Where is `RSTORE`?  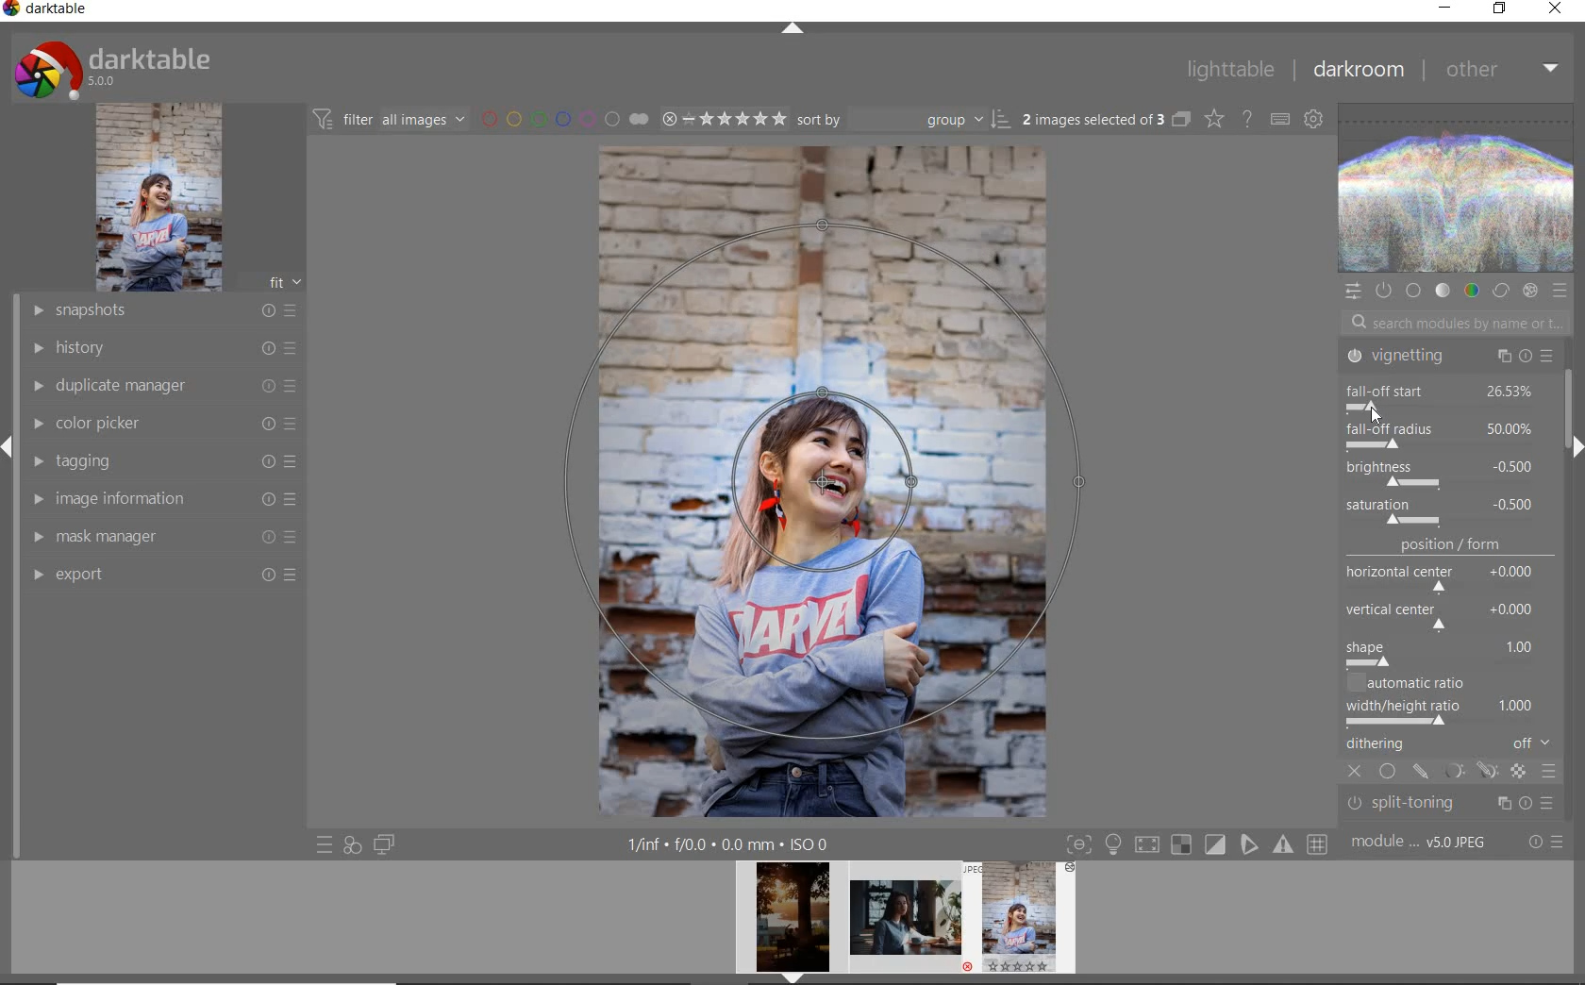
RSTORE is located at coordinates (1496, 9).